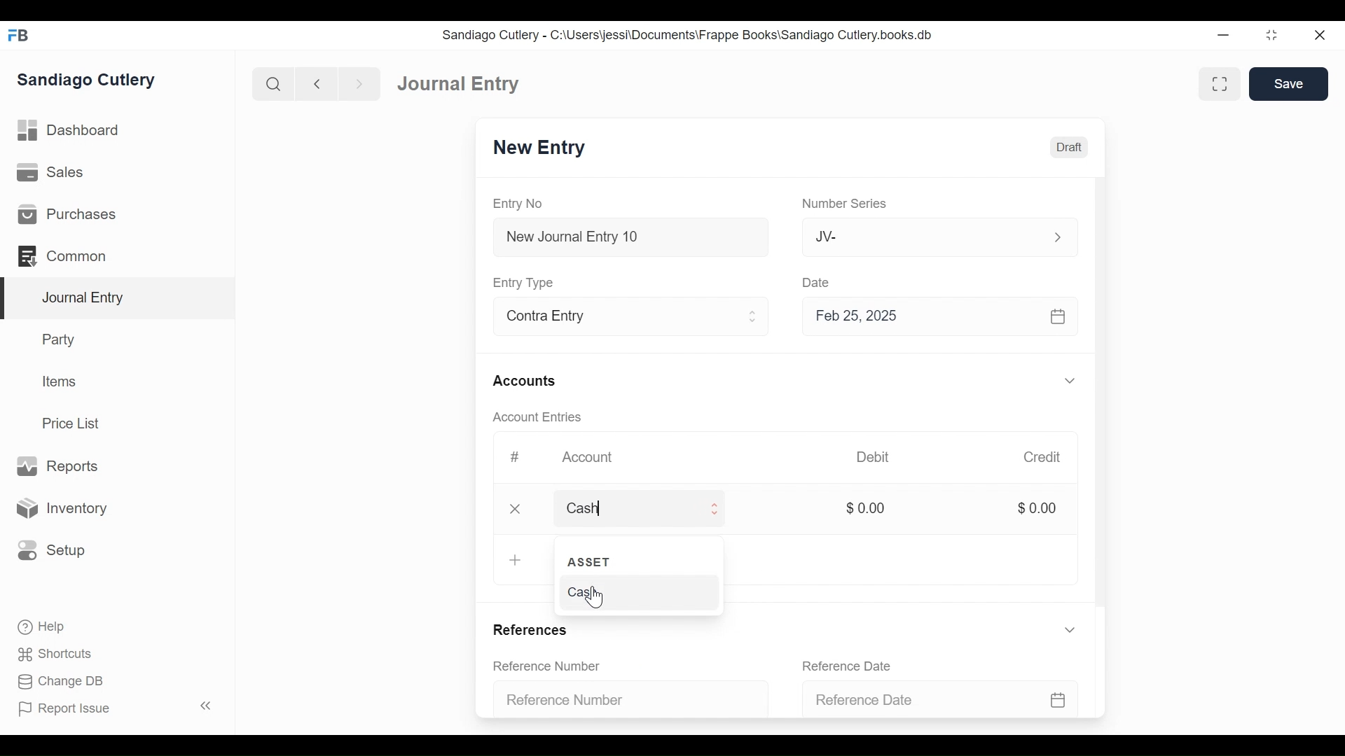 This screenshot has height=756, width=1345. What do you see at coordinates (1041, 508) in the screenshot?
I see `$0.00` at bounding box center [1041, 508].